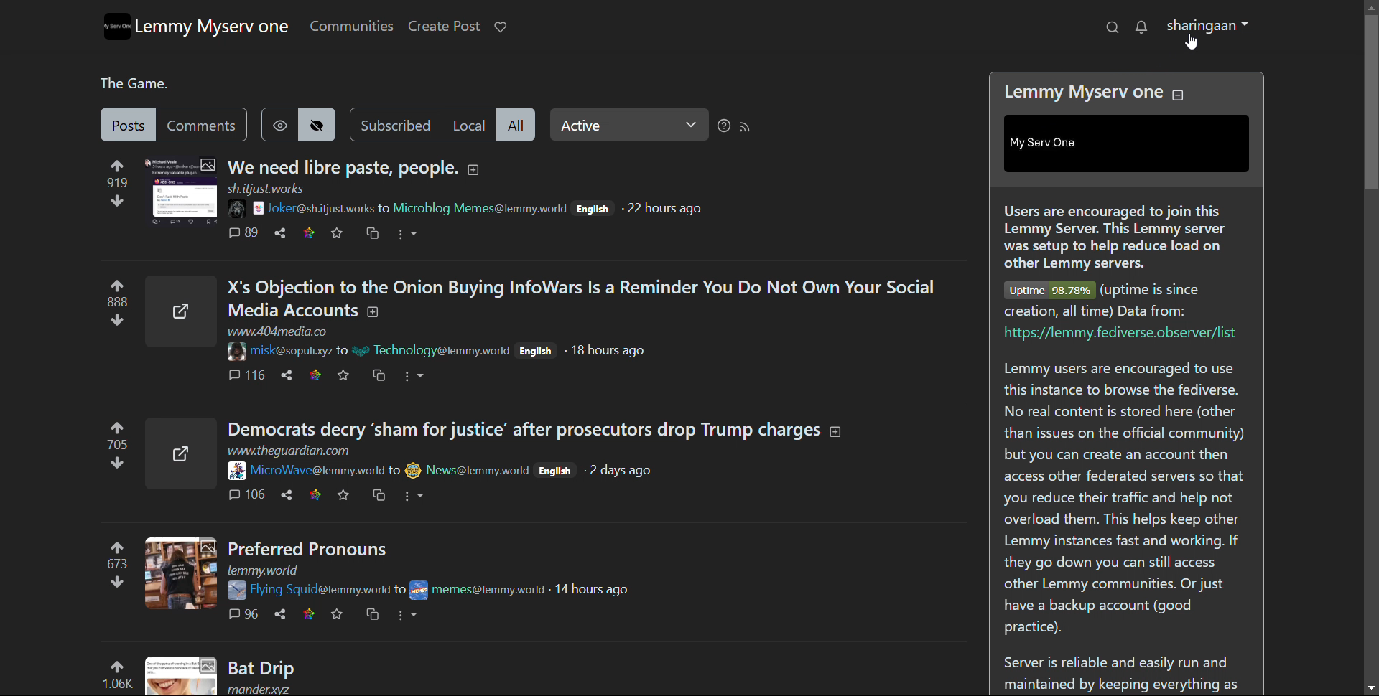 This screenshot has width=1379, height=696. Describe the element at coordinates (118, 203) in the screenshot. I see ` downvotes` at that location.